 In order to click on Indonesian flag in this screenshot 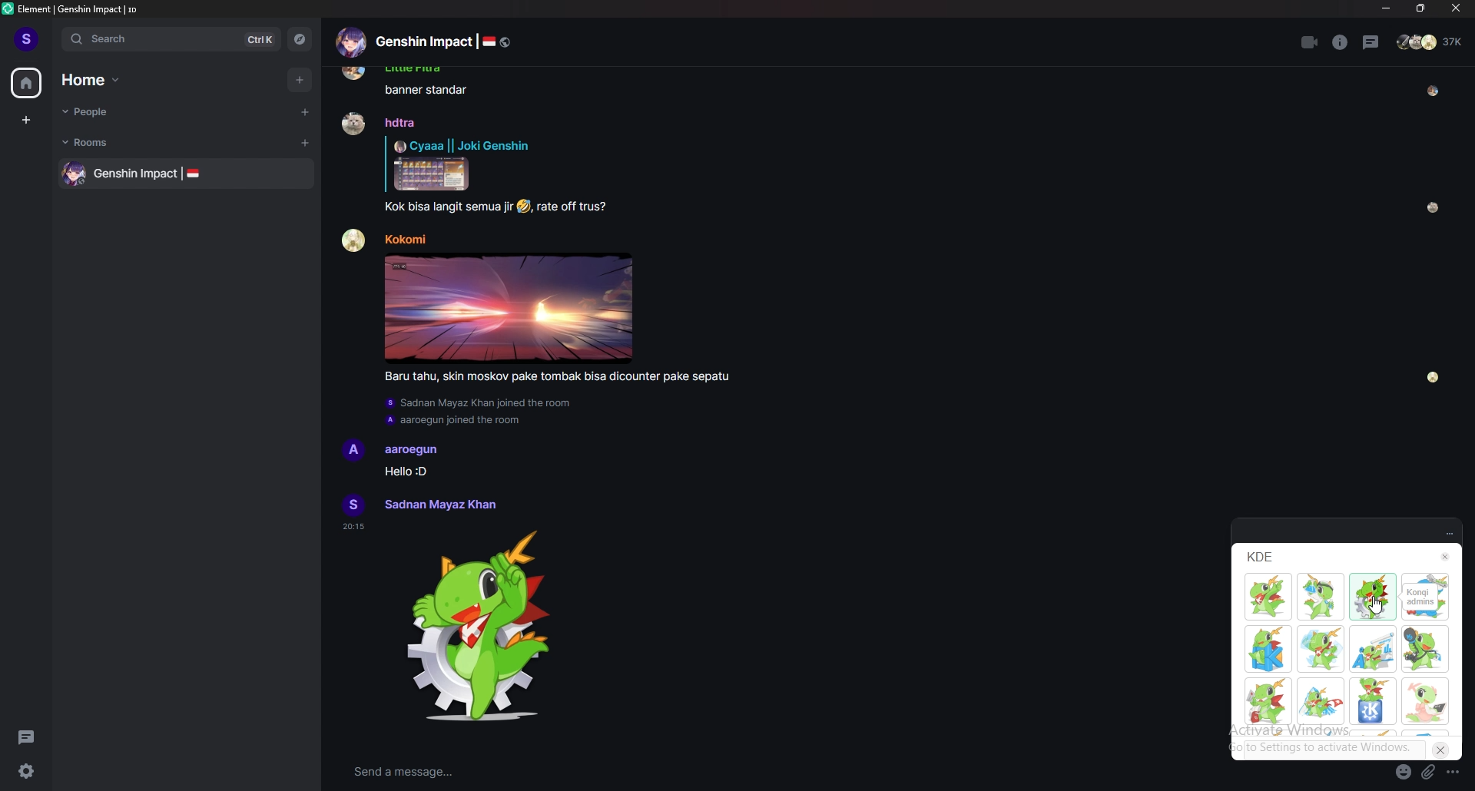, I will do `click(193, 173)`.